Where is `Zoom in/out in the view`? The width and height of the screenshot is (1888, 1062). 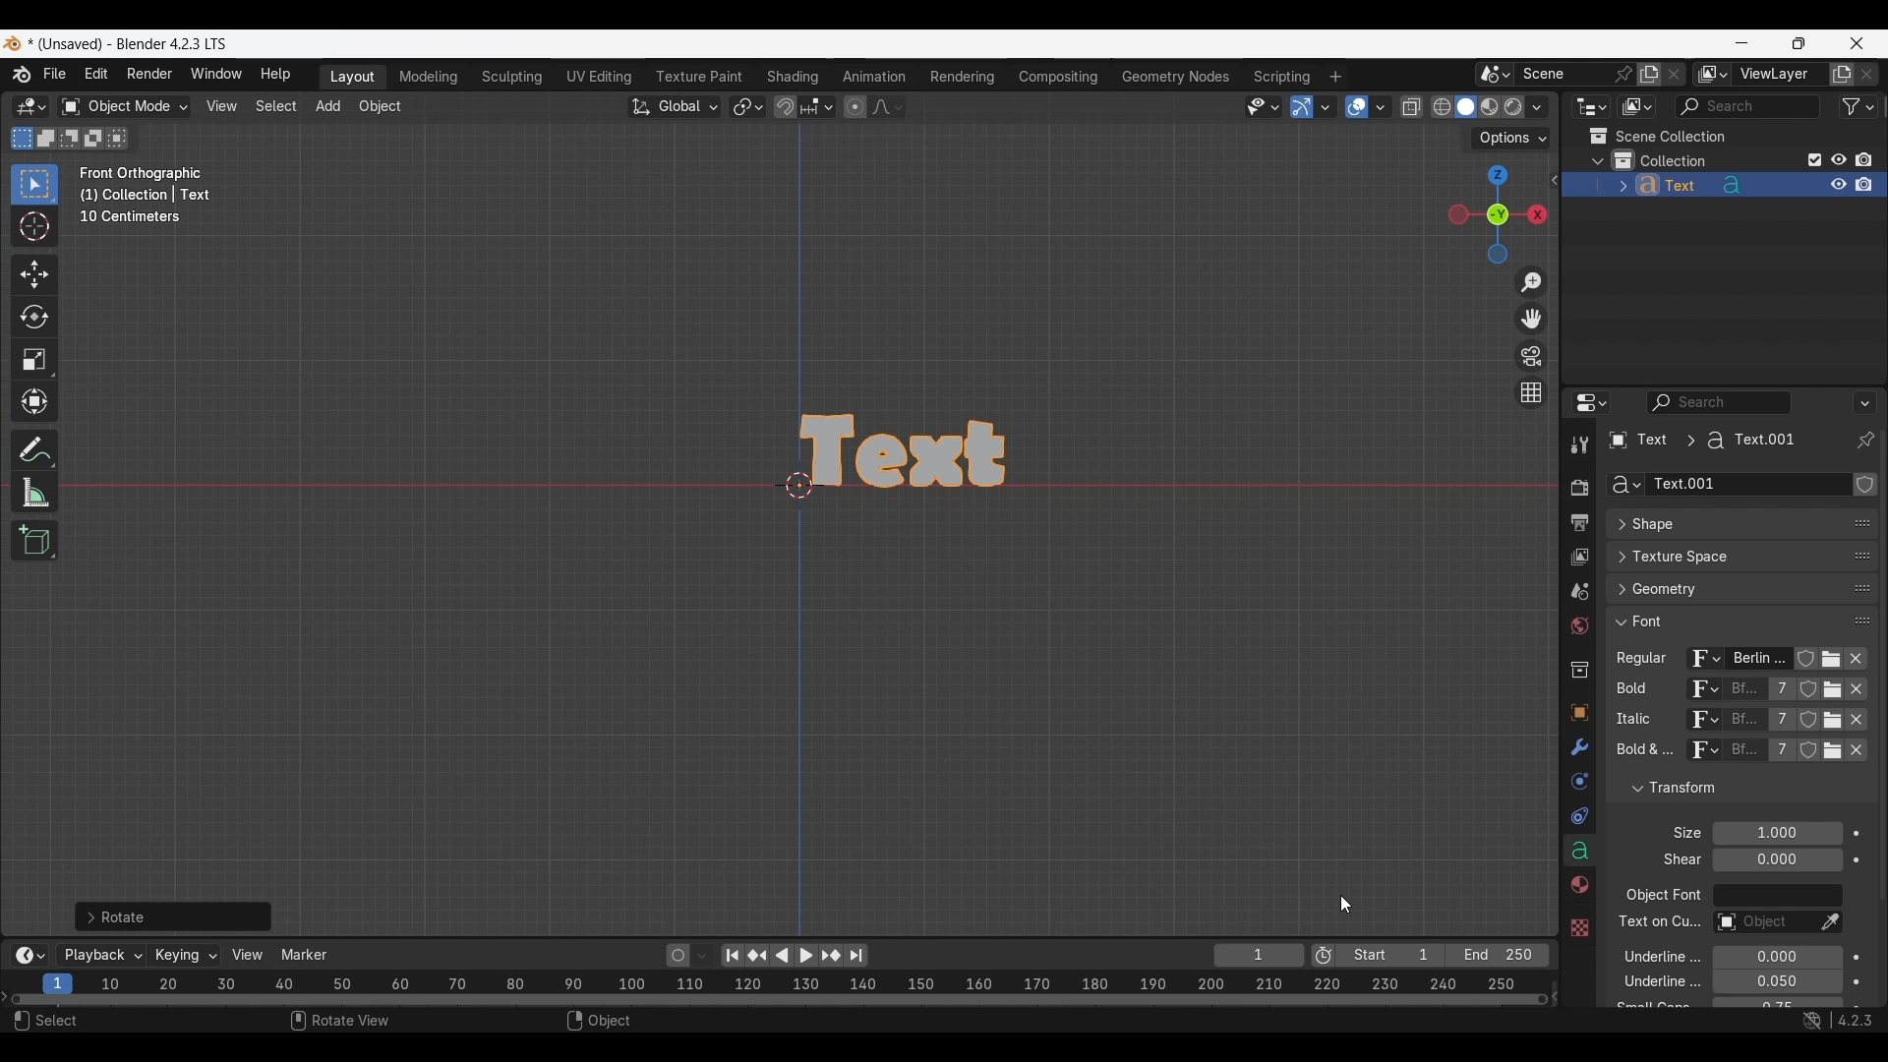 Zoom in/out in the view is located at coordinates (1530, 283).